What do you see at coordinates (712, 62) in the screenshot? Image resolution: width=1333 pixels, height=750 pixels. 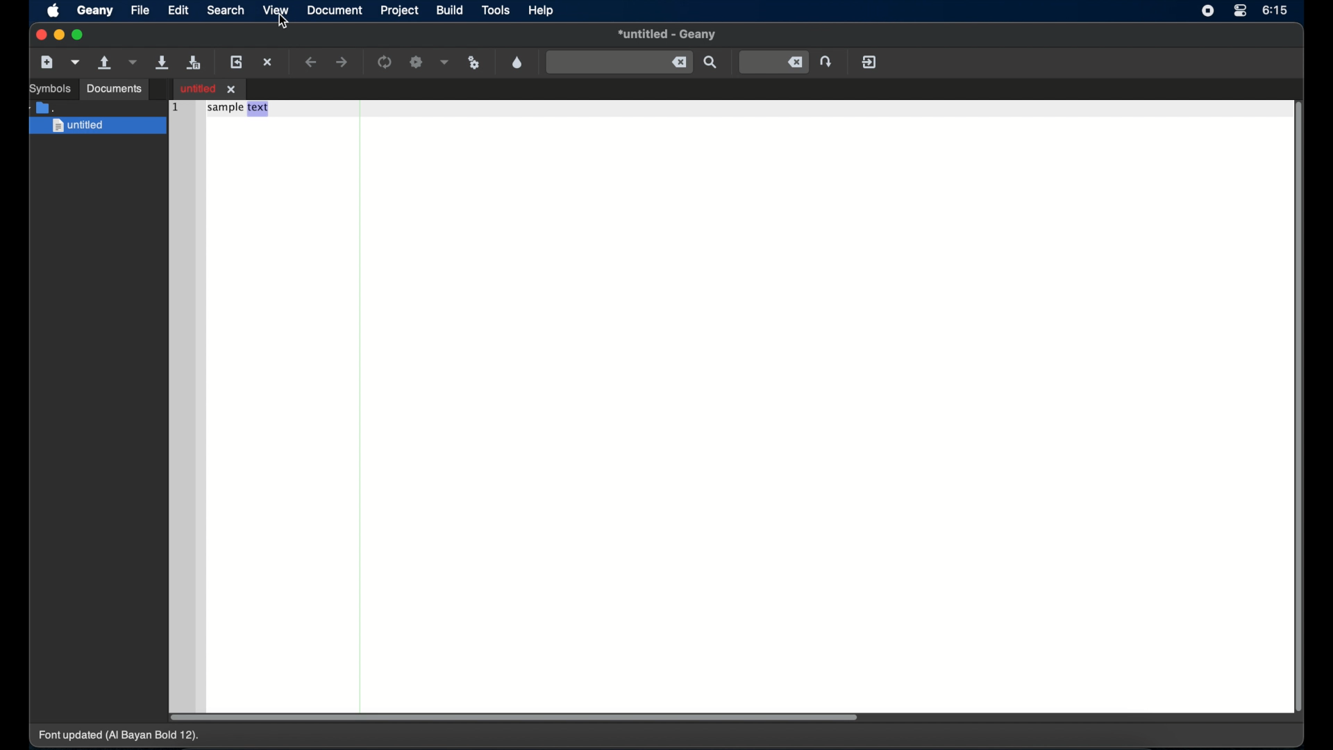 I see `find the entered text in the current file` at bounding box center [712, 62].